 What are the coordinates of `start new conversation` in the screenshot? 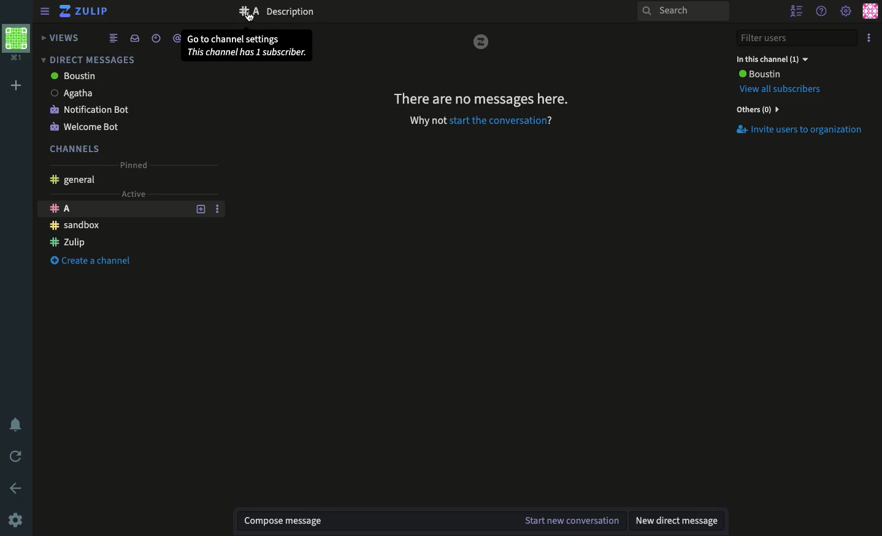 It's located at (570, 521).